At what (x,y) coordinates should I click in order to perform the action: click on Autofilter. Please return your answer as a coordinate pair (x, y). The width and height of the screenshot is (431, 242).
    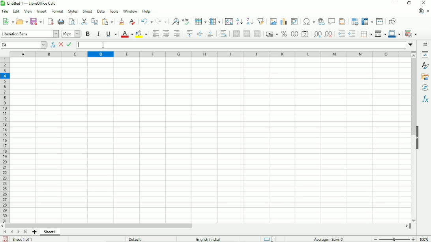
    Looking at the image, I should click on (261, 21).